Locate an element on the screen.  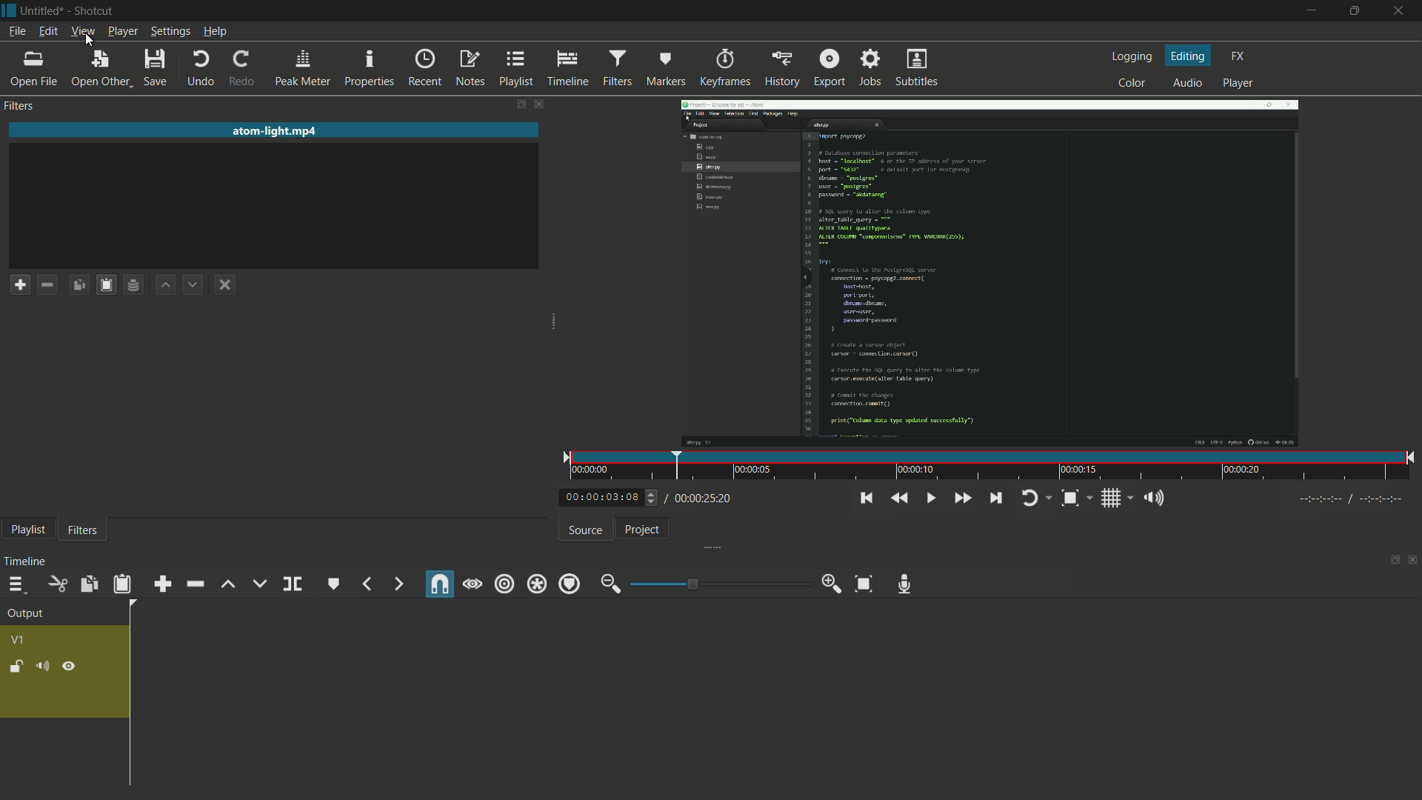
editing is located at coordinates (1188, 56).